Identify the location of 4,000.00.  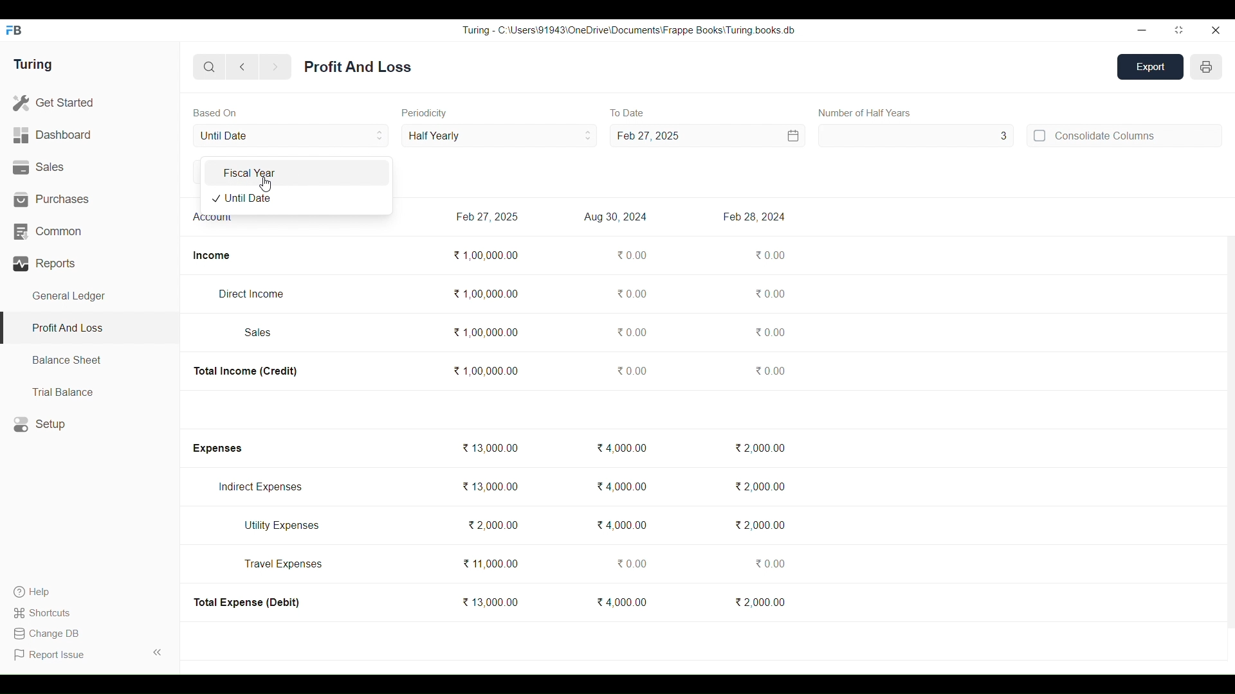
(622, 486).